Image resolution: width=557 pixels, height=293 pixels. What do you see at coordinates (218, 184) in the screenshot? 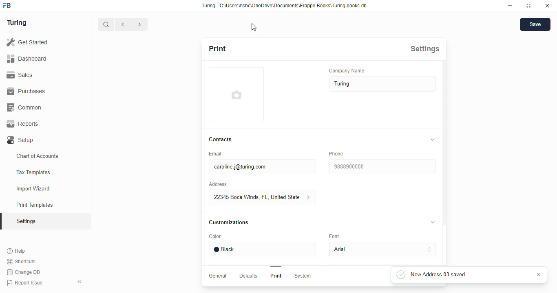
I see `address` at bounding box center [218, 184].